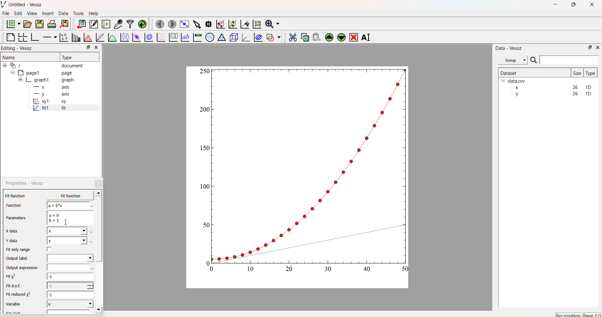  I want to click on input , so click(67, 268).